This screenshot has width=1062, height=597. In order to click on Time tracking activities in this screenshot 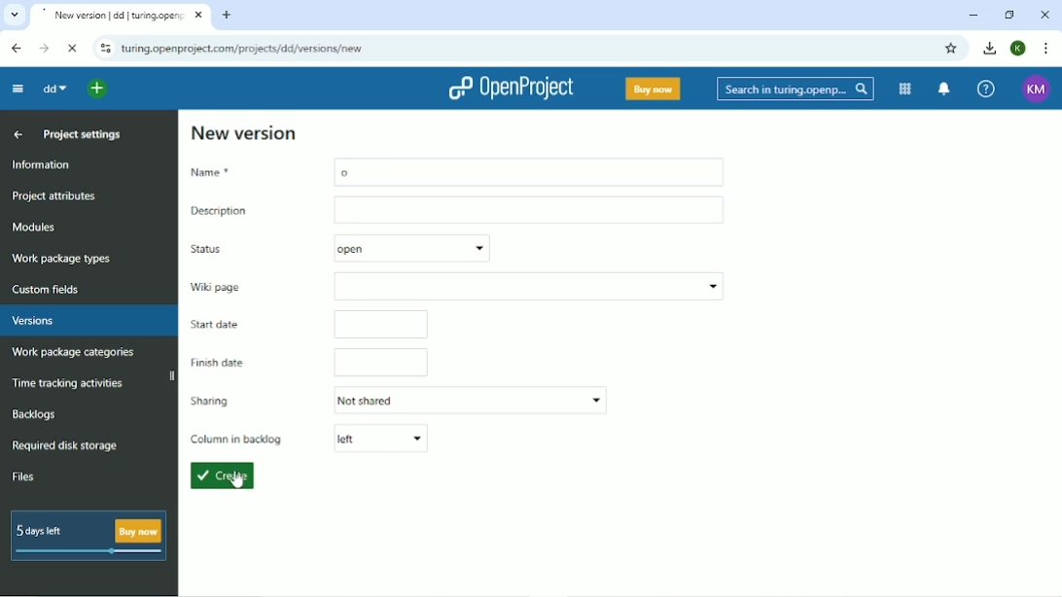, I will do `click(68, 382)`.